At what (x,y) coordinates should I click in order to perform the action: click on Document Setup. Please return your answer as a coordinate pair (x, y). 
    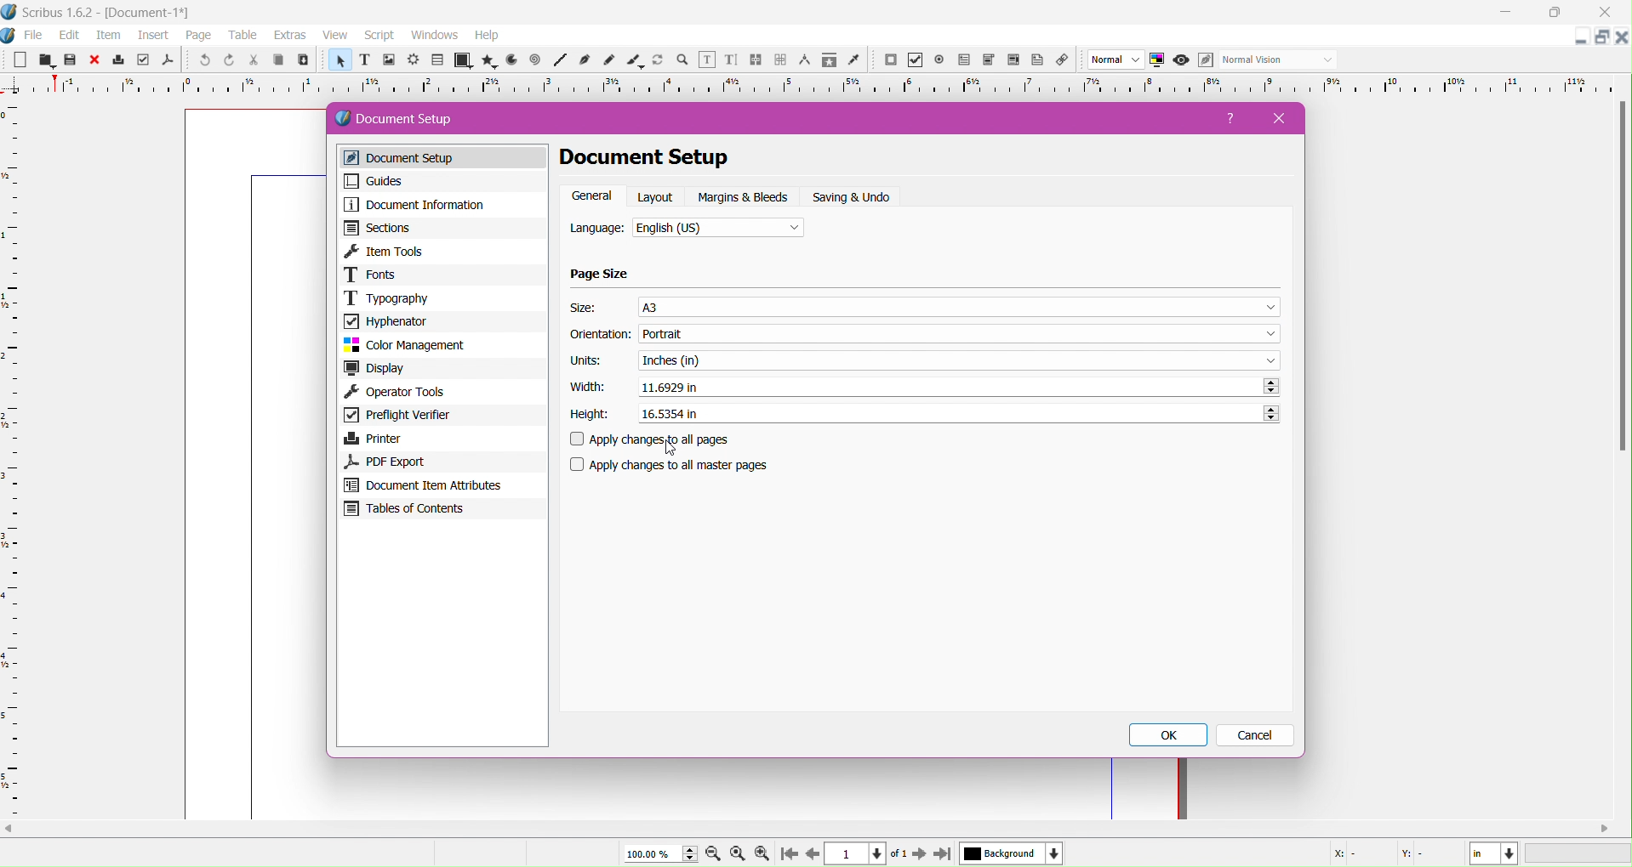
    Looking at the image, I should click on (666, 158).